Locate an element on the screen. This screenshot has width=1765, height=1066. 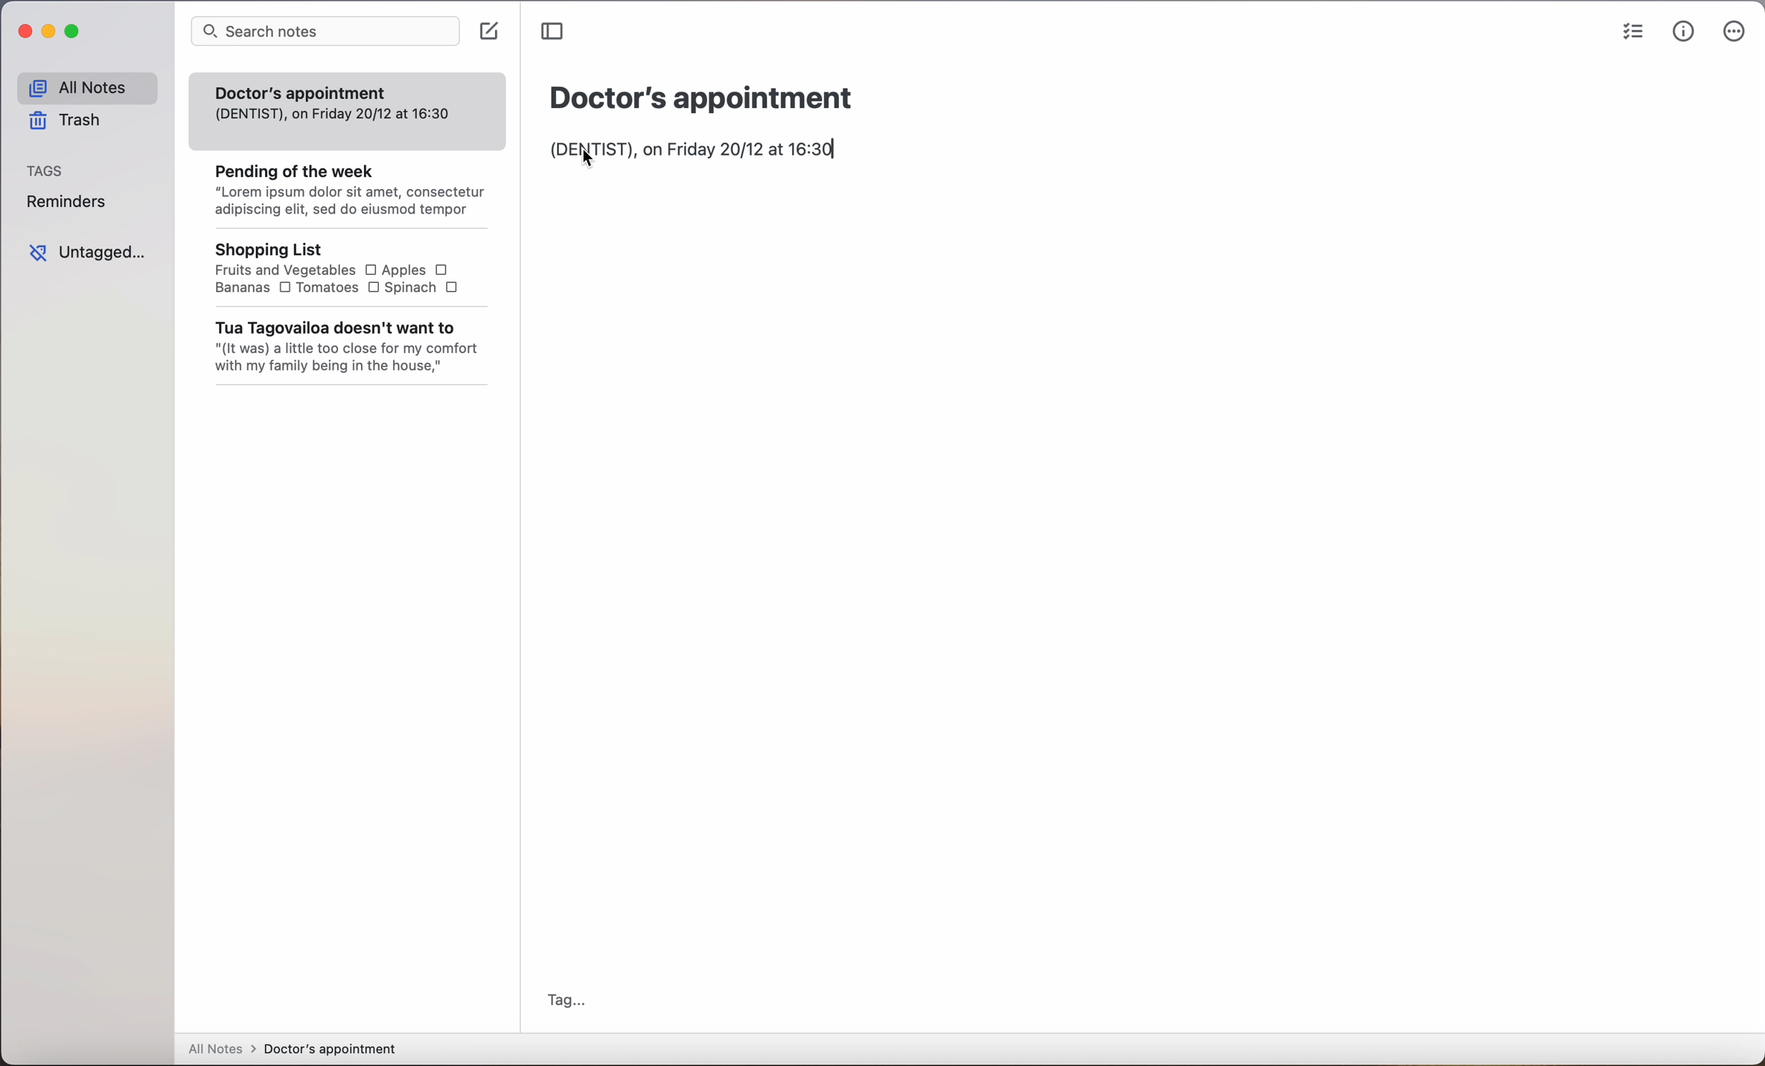
search notes is located at coordinates (323, 32).